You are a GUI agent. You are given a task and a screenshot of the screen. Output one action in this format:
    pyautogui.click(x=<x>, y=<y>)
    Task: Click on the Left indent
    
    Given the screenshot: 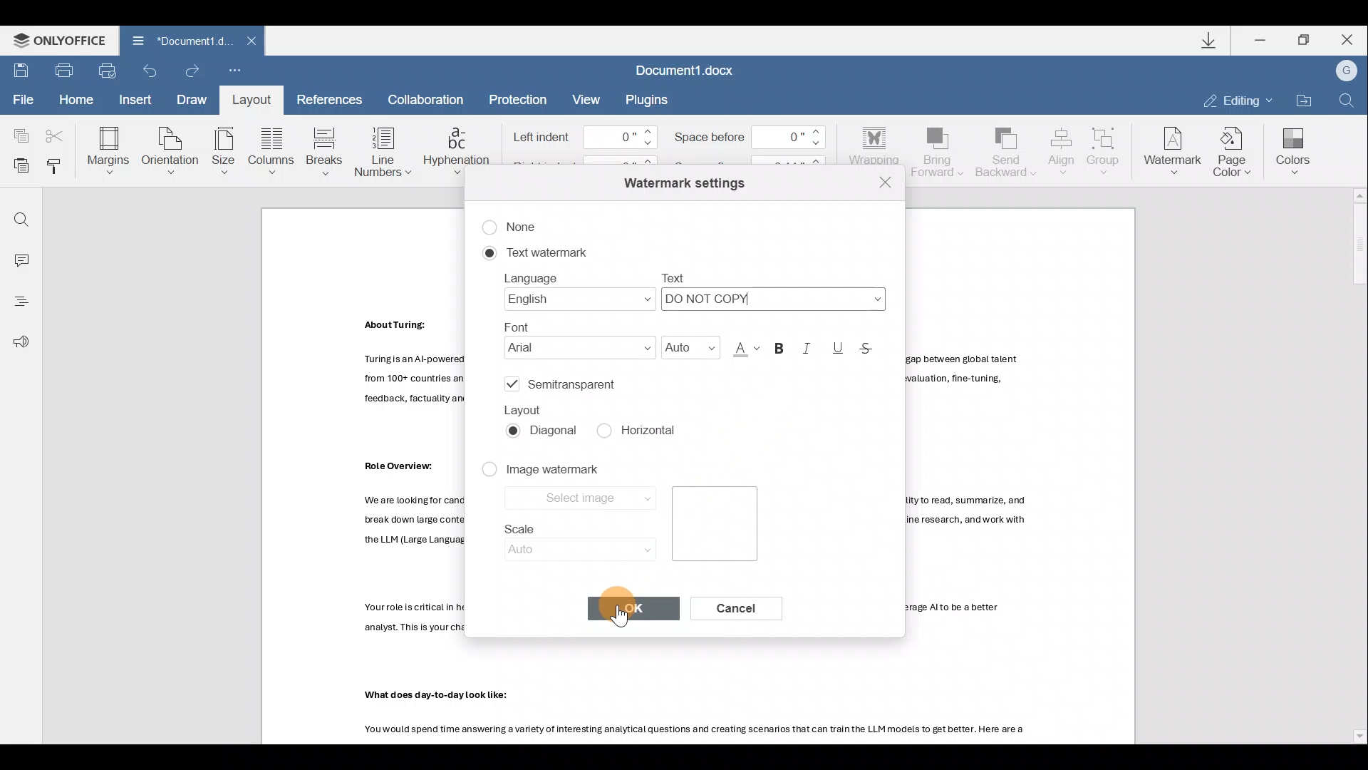 What is the action you would take?
    pyautogui.click(x=580, y=136)
    